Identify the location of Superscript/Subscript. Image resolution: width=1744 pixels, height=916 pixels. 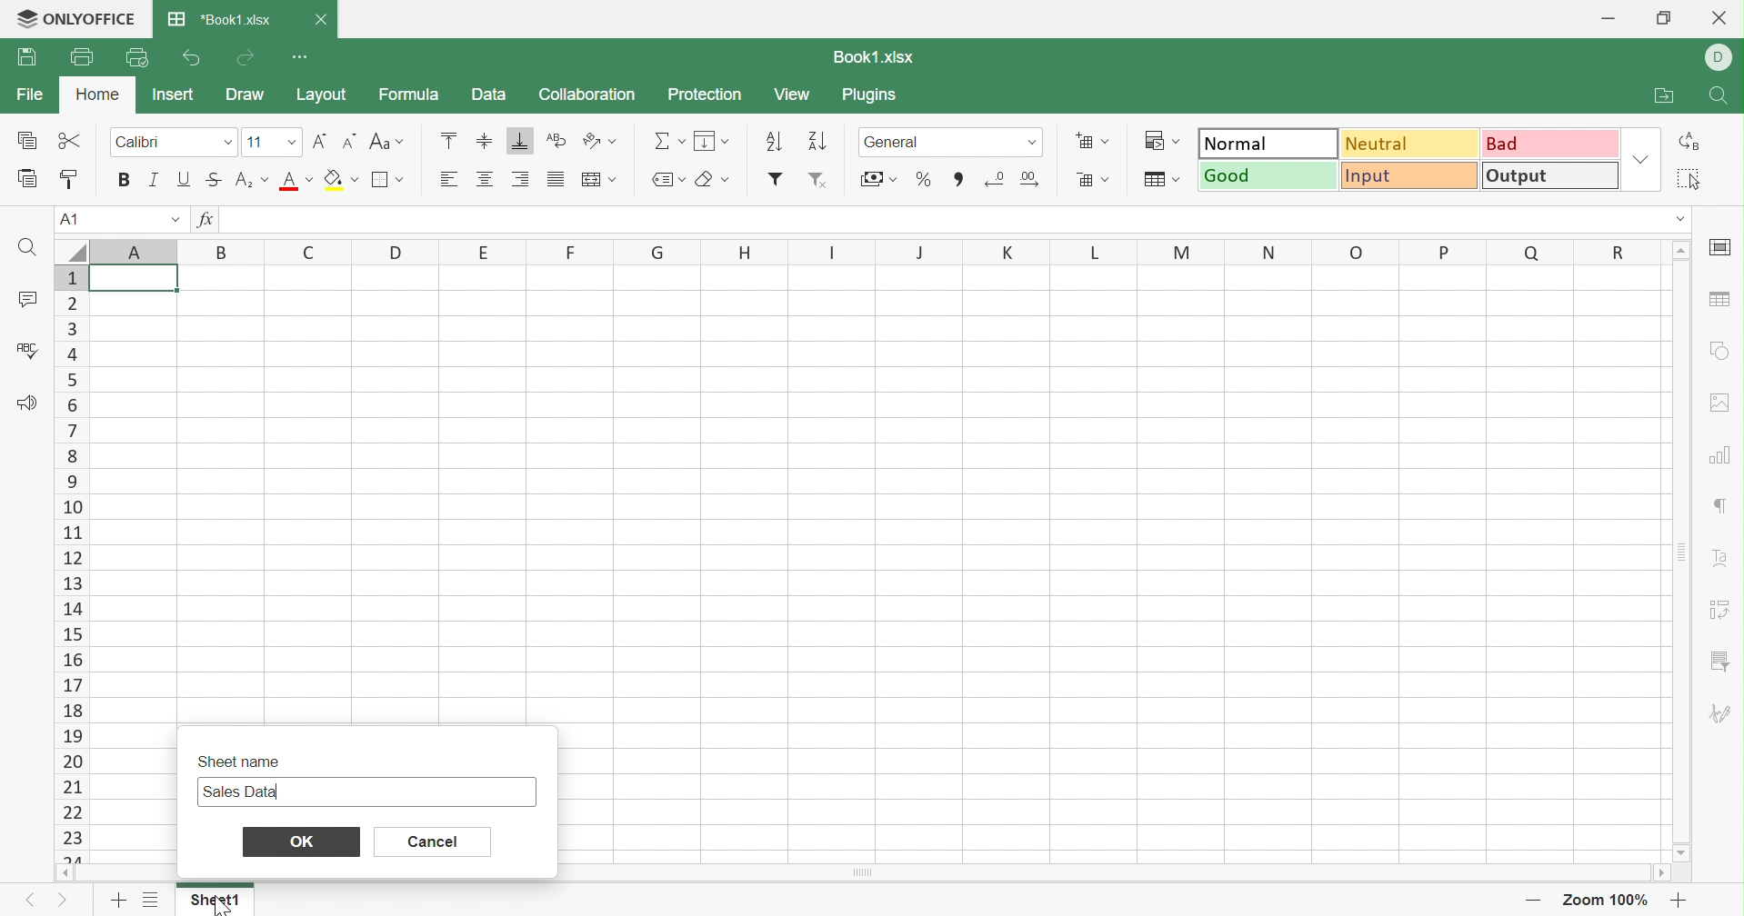
(247, 177).